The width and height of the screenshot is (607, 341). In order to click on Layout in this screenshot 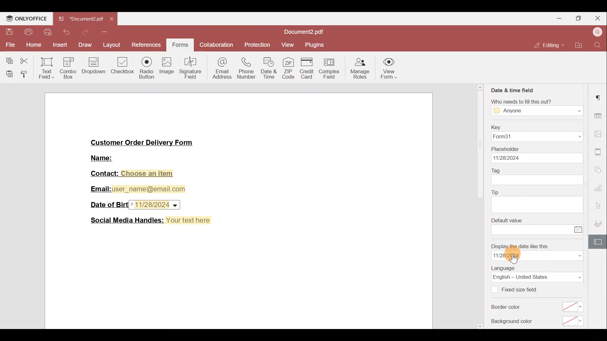, I will do `click(112, 46)`.